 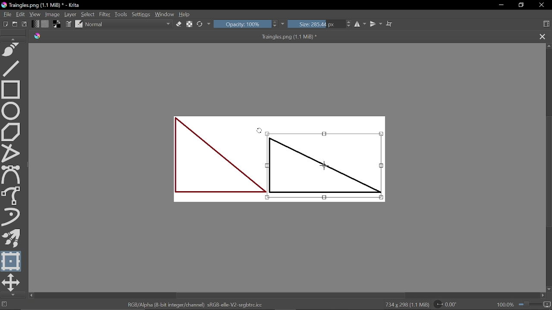 What do you see at coordinates (21, 15) in the screenshot?
I see `Edit` at bounding box center [21, 15].